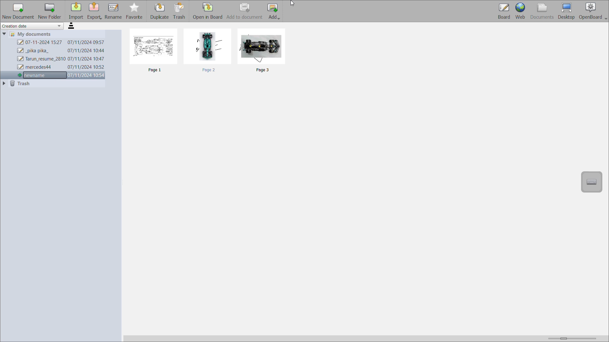 Image resolution: width=609 pixels, height=342 pixels. What do you see at coordinates (566, 10) in the screenshot?
I see `desktop` at bounding box center [566, 10].